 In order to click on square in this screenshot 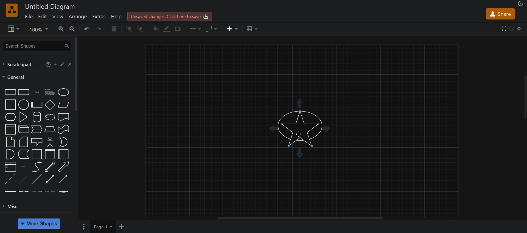, I will do `click(10, 104)`.